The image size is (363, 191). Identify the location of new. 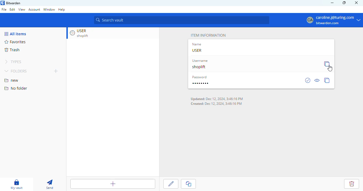
(12, 80).